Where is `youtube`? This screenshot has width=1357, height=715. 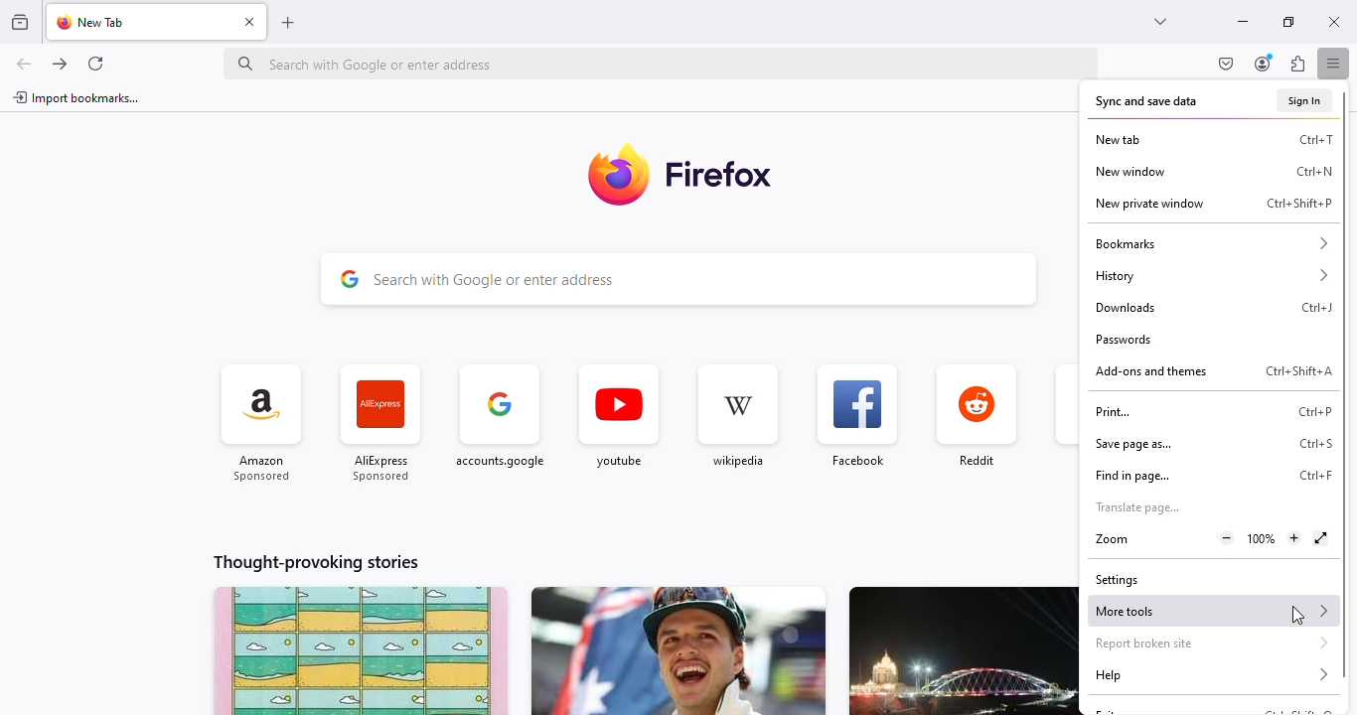 youtube is located at coordinates (618, 418).